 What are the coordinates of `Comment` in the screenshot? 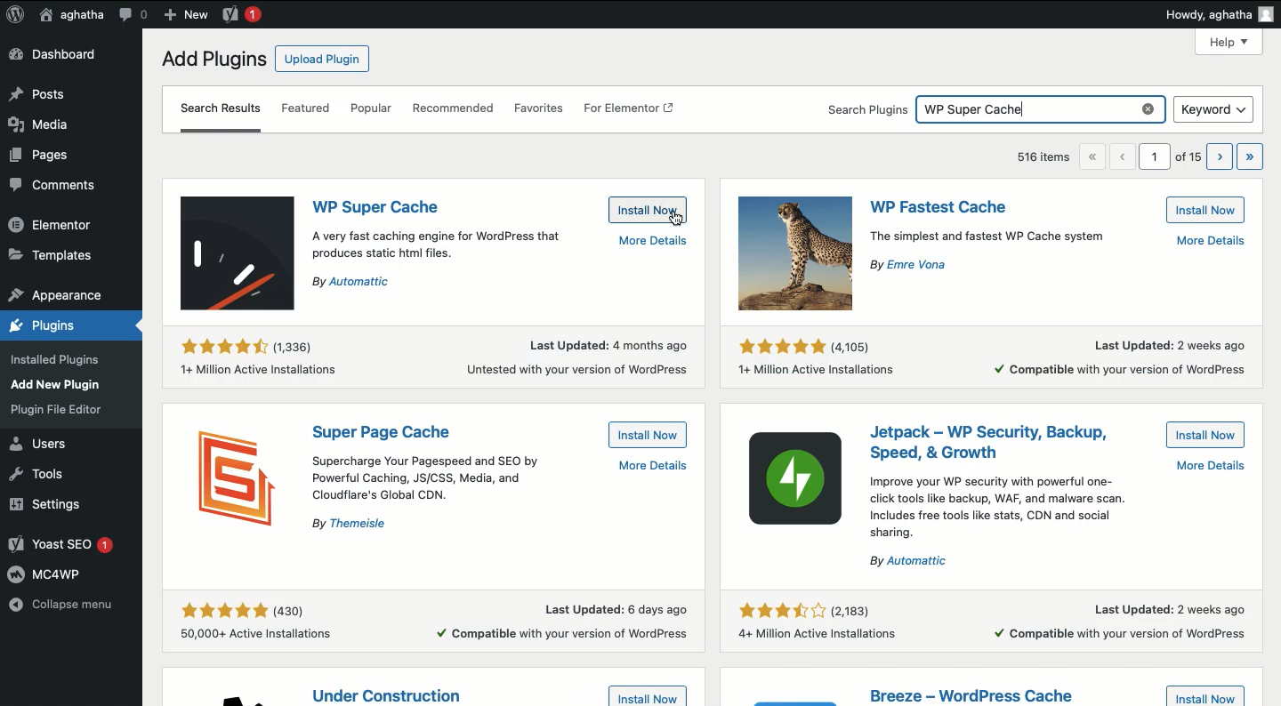 It's located at (133, 13).